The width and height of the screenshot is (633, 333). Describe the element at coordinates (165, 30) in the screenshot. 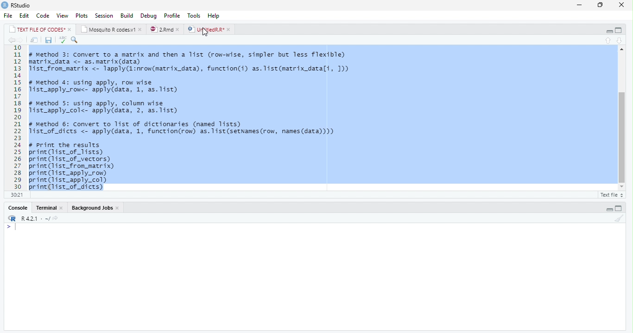

I see `2.Rmd` at that location.